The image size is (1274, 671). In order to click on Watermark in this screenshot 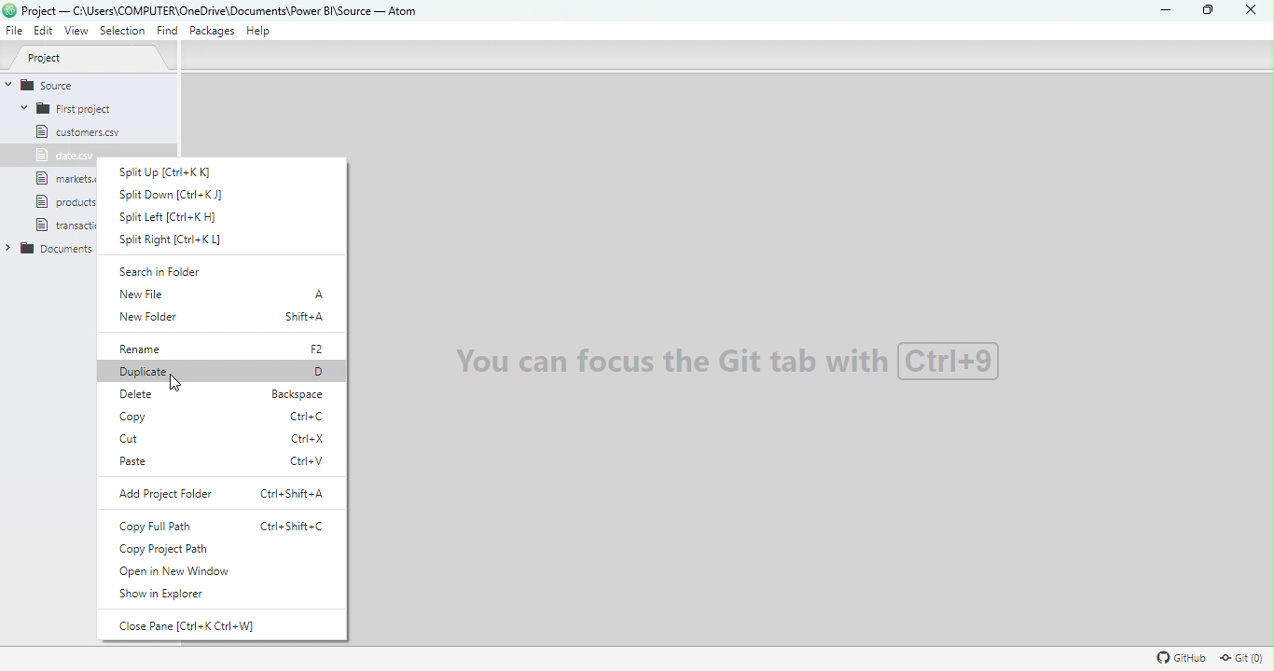, I will do `click(726, 360)`.